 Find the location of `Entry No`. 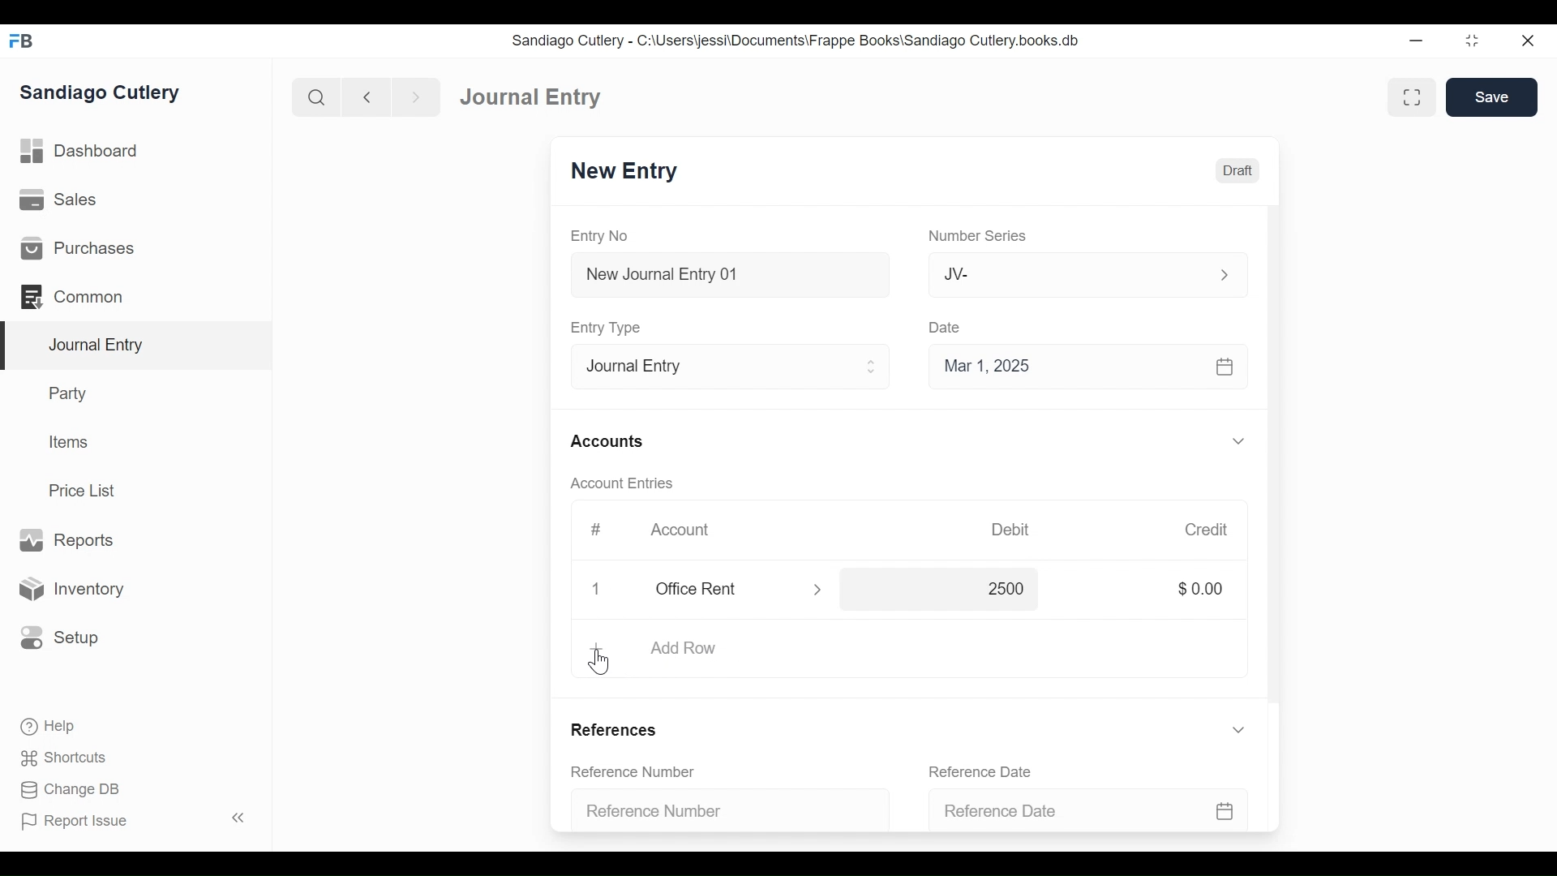

Entry No is located at coordinates (606, 236).